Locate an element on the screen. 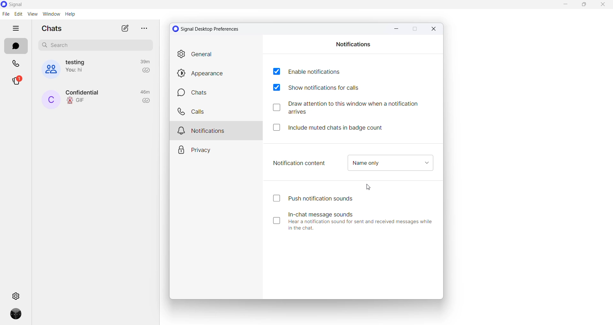  window is located at coordinates (51, 14).